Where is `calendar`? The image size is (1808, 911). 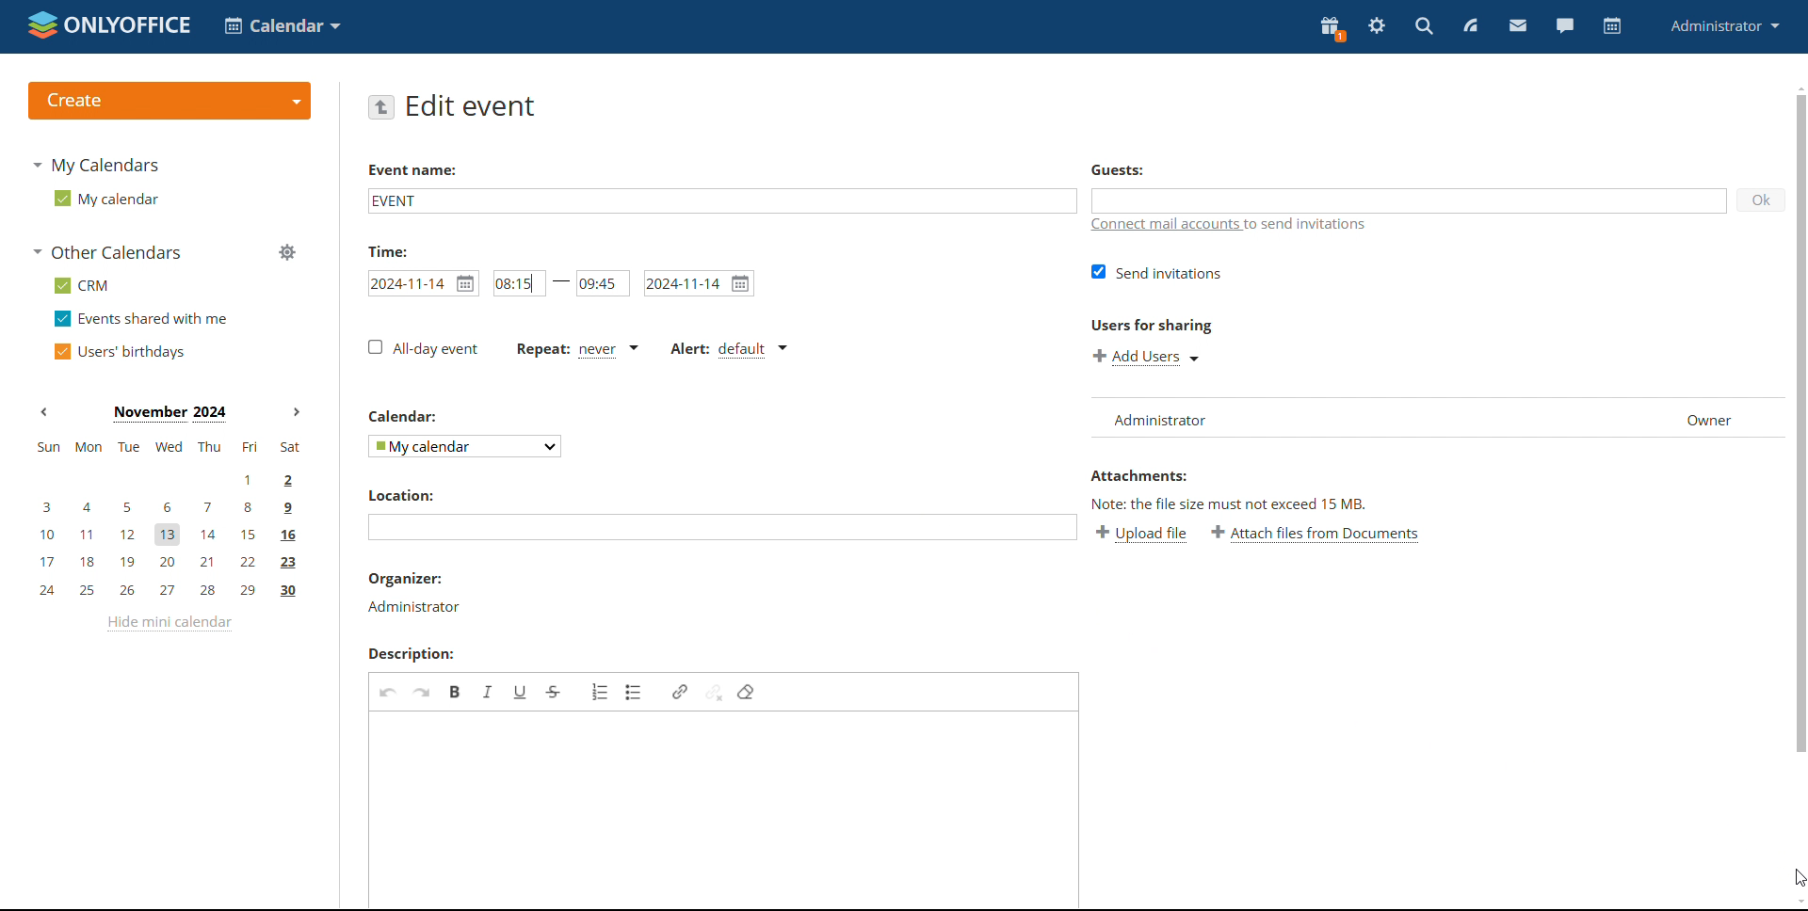
calendar is located at coordinates (401, 417).